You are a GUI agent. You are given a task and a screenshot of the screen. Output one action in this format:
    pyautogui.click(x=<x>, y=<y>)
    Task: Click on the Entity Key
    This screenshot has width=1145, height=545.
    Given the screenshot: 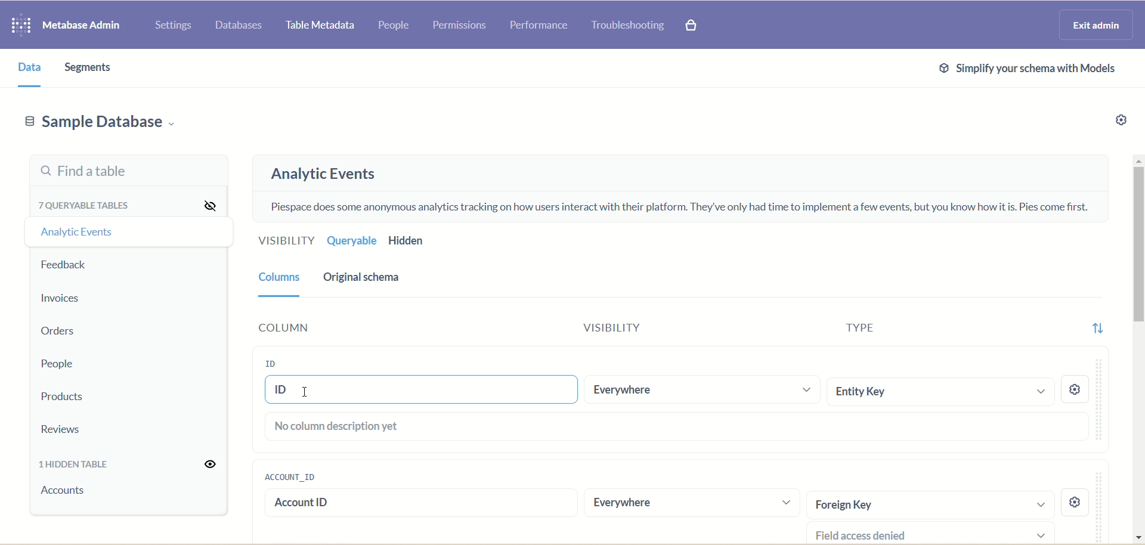 What is the action you would take?
    pyautogui.click(x=940, y=392)
    